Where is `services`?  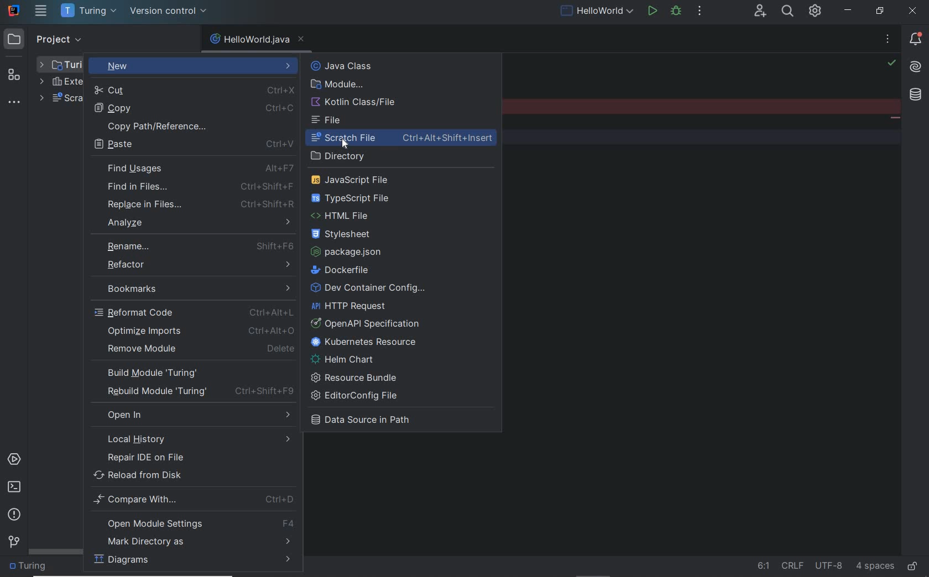
services is located at coordinates (13, 459).